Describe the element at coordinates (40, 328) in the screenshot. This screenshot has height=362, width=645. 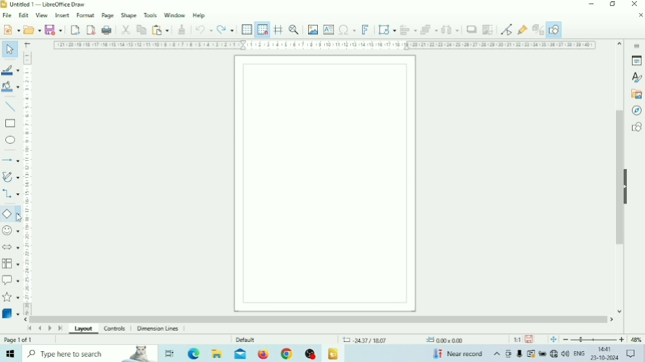
I see `Scroll to previous page` at that location.